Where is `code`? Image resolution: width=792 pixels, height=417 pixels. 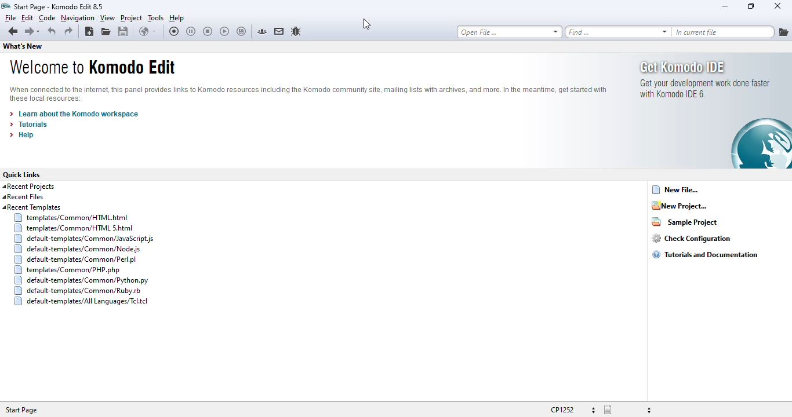 code is located at coordinates (47, 18).